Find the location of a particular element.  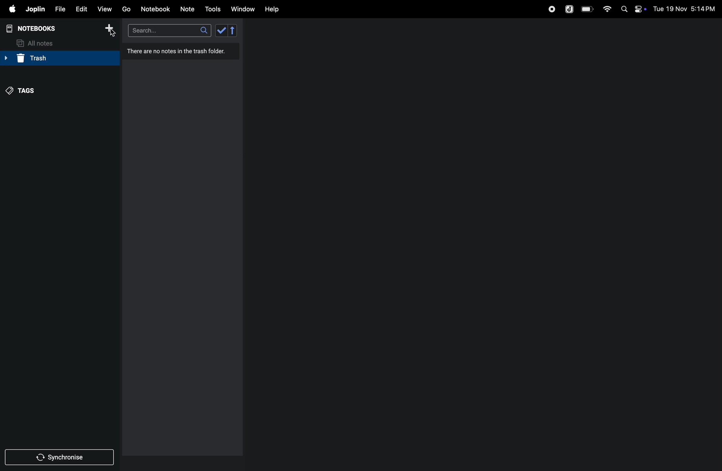

record is located at coordinates (551, 9).